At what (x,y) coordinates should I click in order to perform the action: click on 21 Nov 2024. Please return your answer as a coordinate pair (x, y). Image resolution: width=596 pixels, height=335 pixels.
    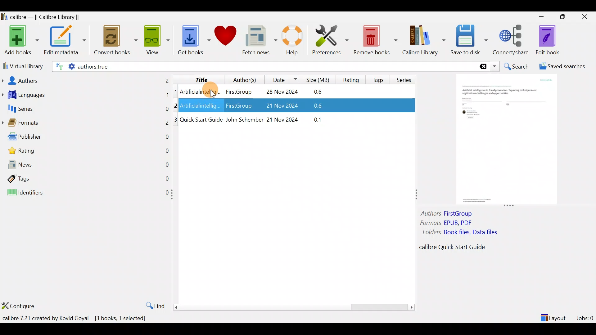
    Looking at the image, I should click on (278, 106).